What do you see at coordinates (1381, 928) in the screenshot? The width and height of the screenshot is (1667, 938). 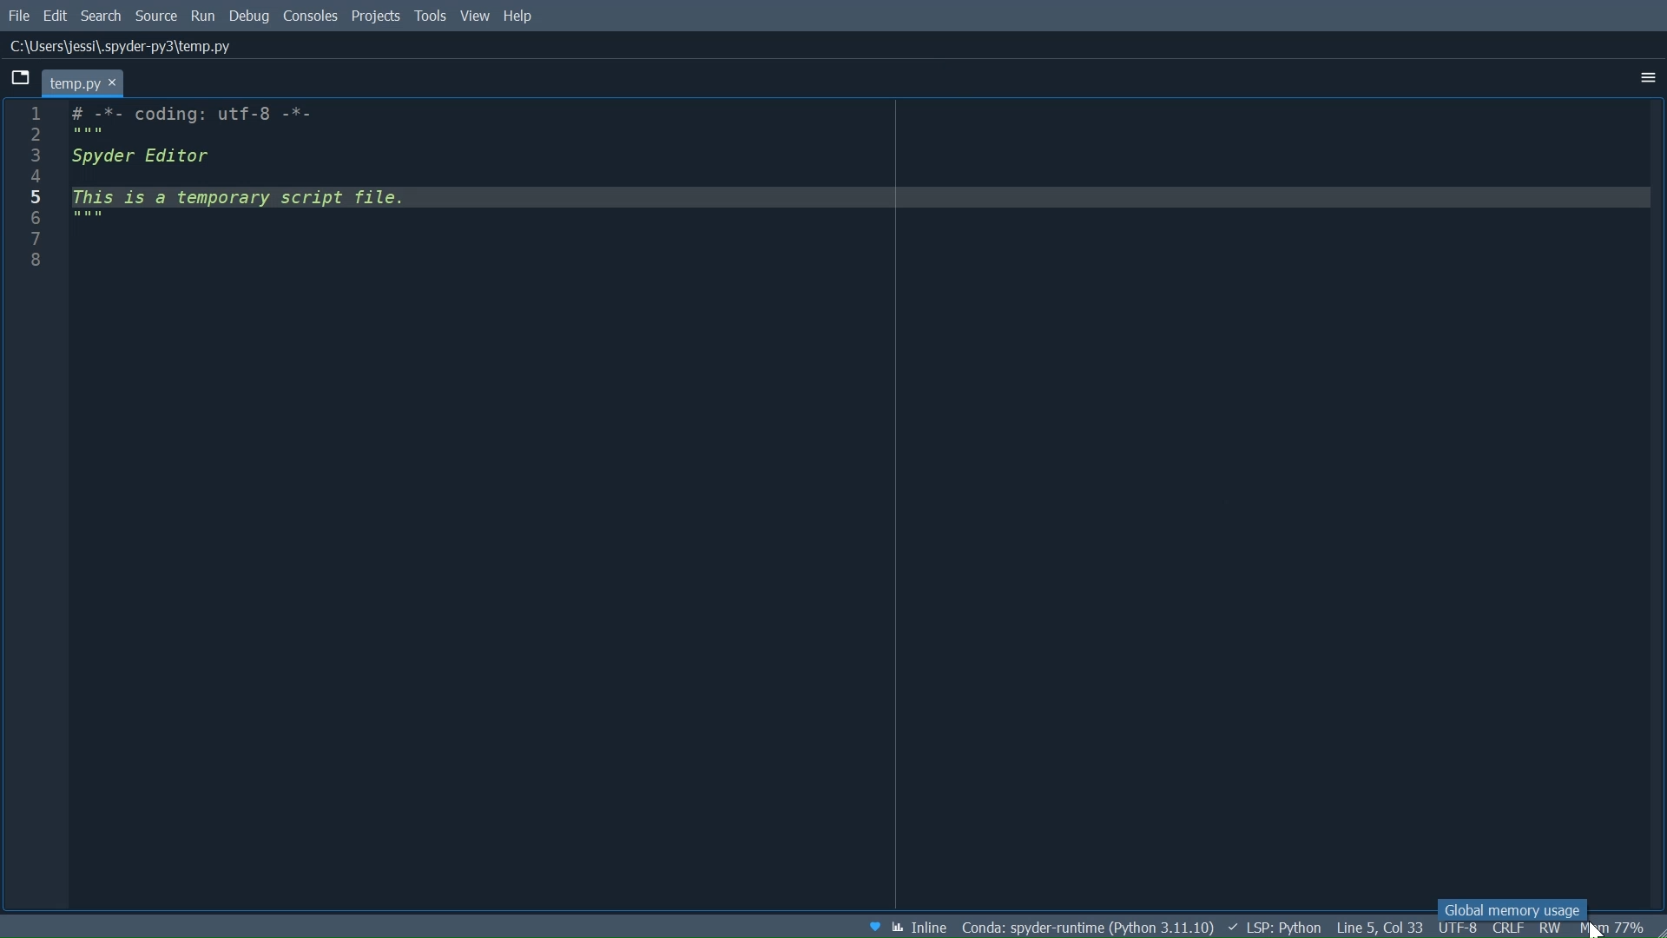 I see `Cursor Position` at bounding box center [1381, 928].